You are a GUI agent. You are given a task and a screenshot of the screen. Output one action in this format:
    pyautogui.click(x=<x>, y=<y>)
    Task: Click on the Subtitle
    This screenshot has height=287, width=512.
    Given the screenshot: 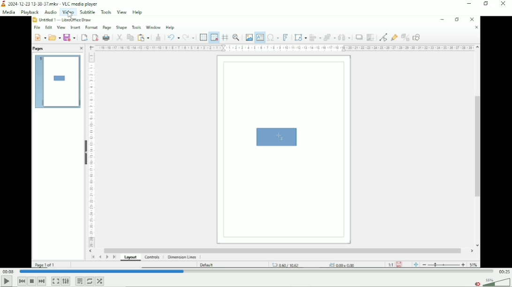 What is the action you would take?
    pyautogui.click(x=87, y=12)
    